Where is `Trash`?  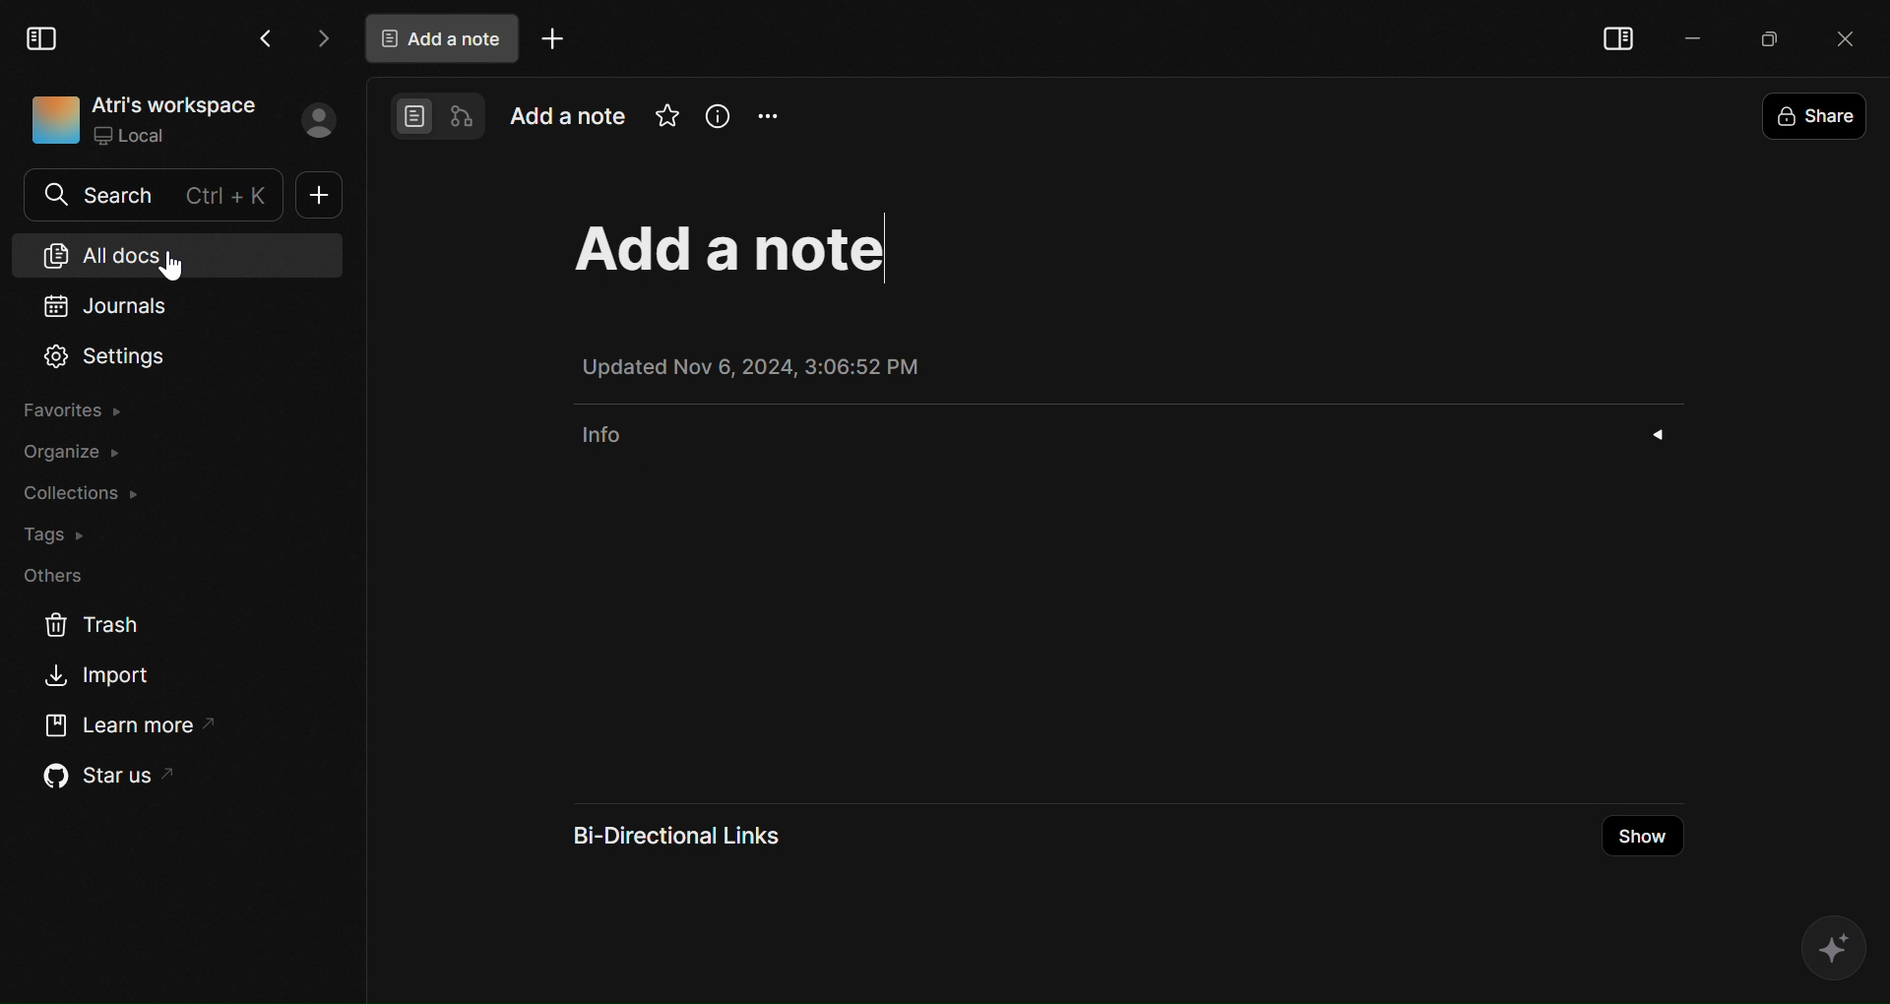
Trash is located at coordinates (84, 628).